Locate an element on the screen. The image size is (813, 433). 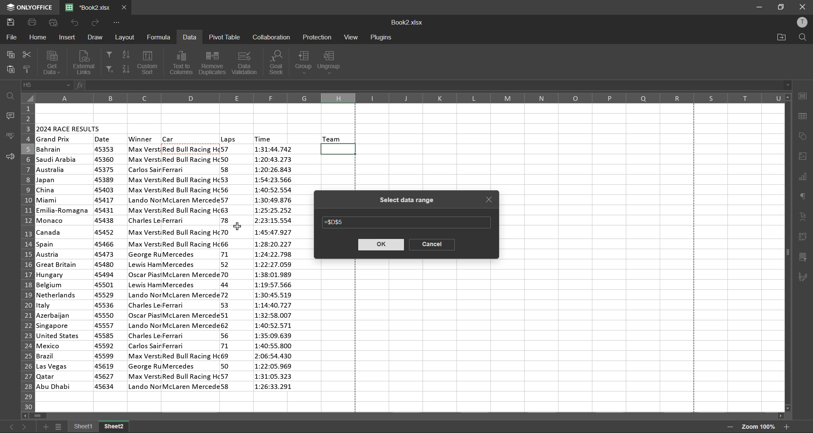
cut is located at coordinates (25, 56).